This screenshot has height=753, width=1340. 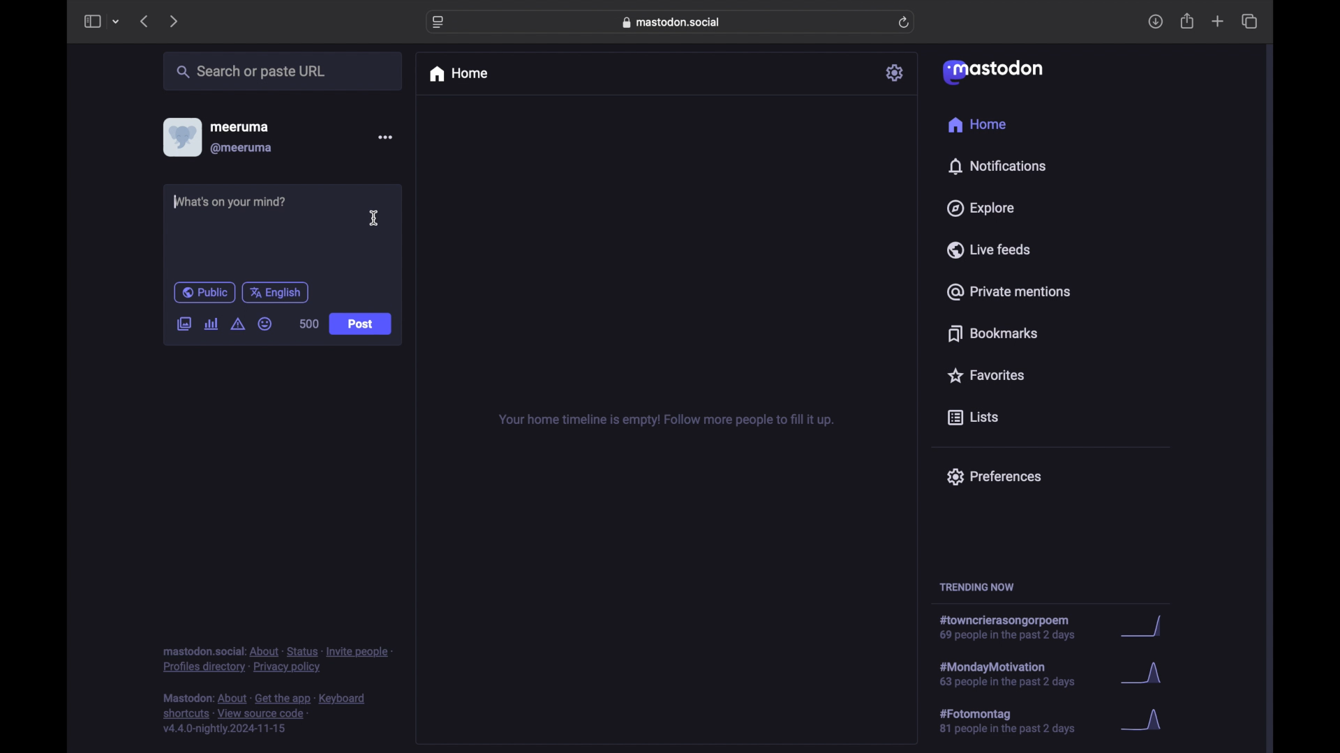 I want to click on add content warning, so click(x=237, y=324).